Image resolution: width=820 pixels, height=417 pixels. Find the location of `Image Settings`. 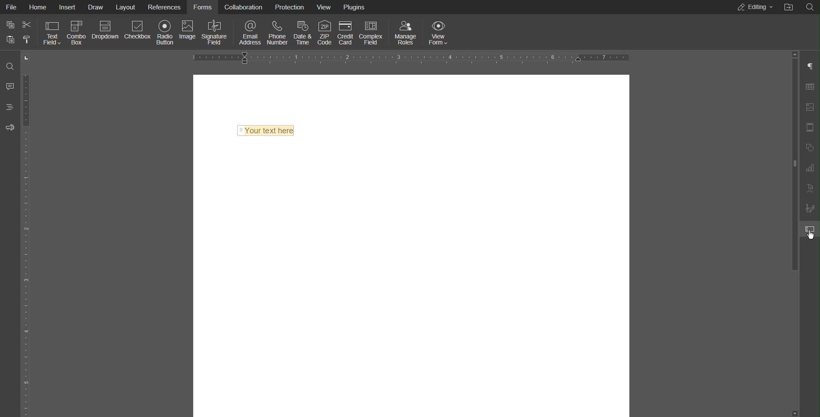

Image Settings is located at coordinates (810, 106).